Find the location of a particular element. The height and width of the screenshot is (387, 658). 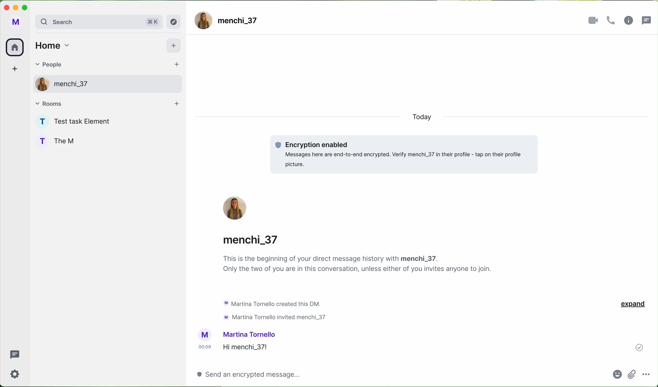

profile is located at coordinates (41, 140).